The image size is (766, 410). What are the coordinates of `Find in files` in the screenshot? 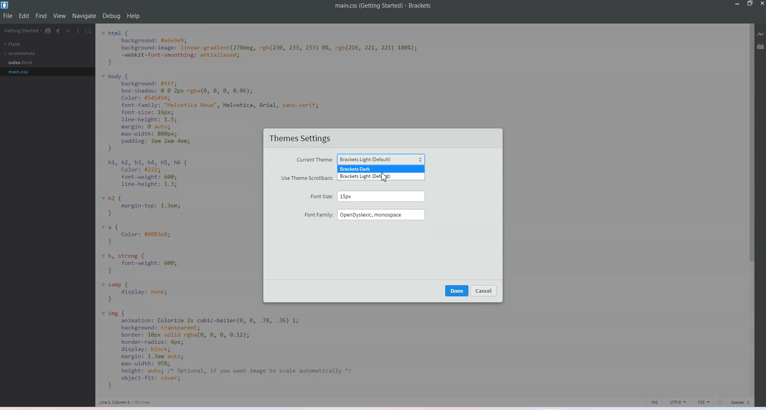 It's located at (89, 31).